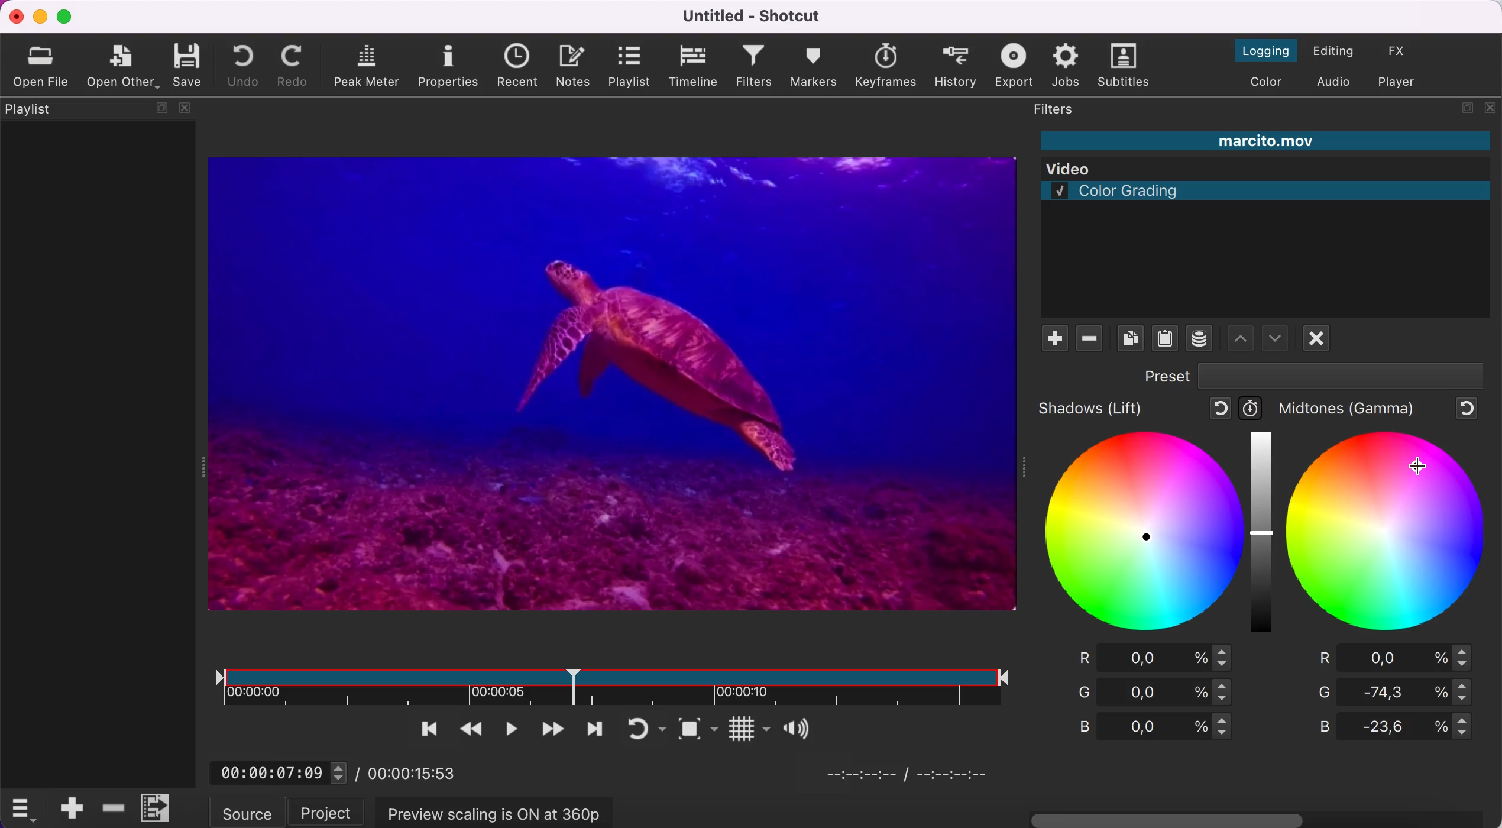 The image size is (1502, 828). I want to click on toggle zoom, so click(676, 729).